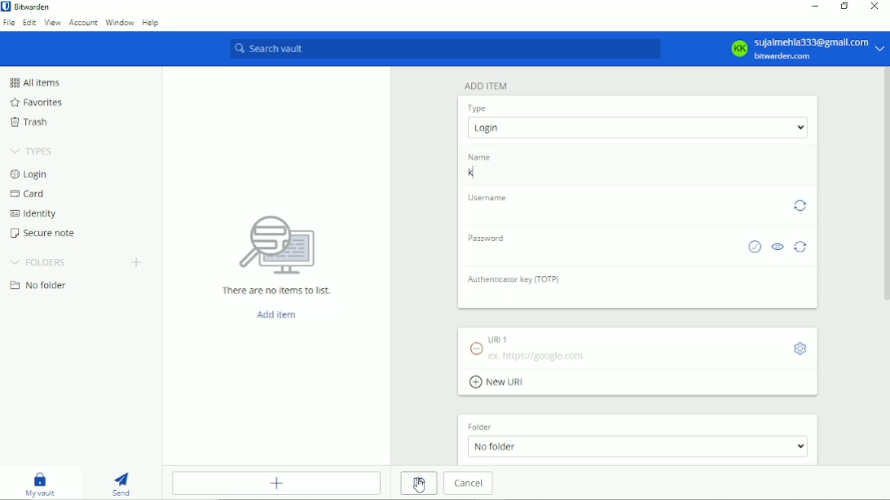  Describe the element at coordinates (444, 50) in the screenshot. I see `Search vault` at that location.